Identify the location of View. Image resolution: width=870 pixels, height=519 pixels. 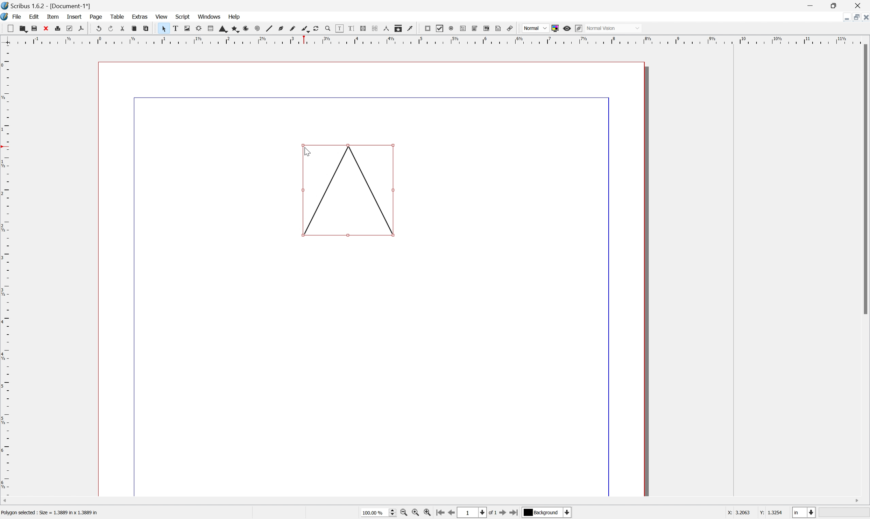
(163, 16).